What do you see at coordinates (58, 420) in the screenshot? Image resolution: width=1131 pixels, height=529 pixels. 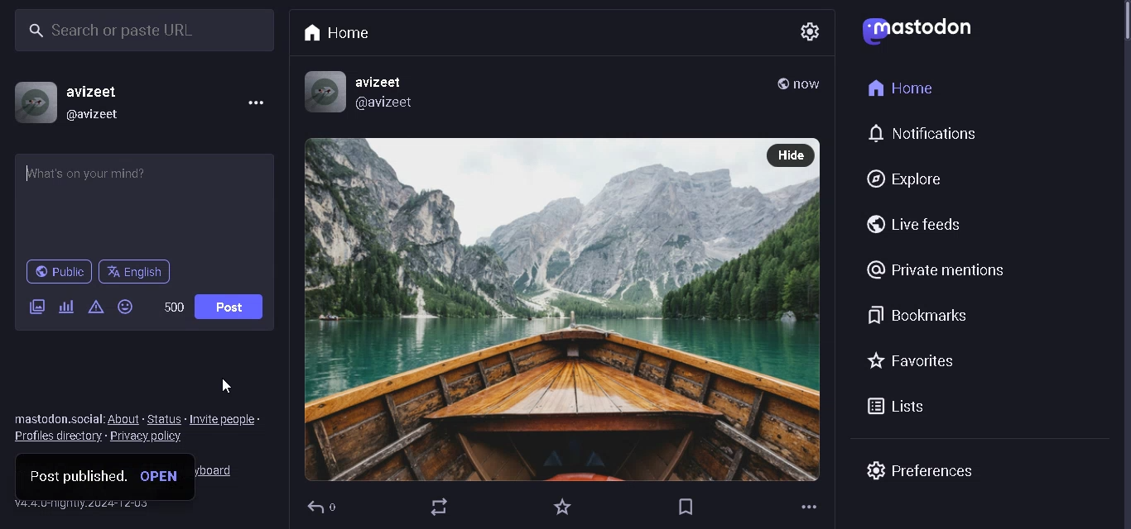 I see `text` at bounding box center [58, 420].